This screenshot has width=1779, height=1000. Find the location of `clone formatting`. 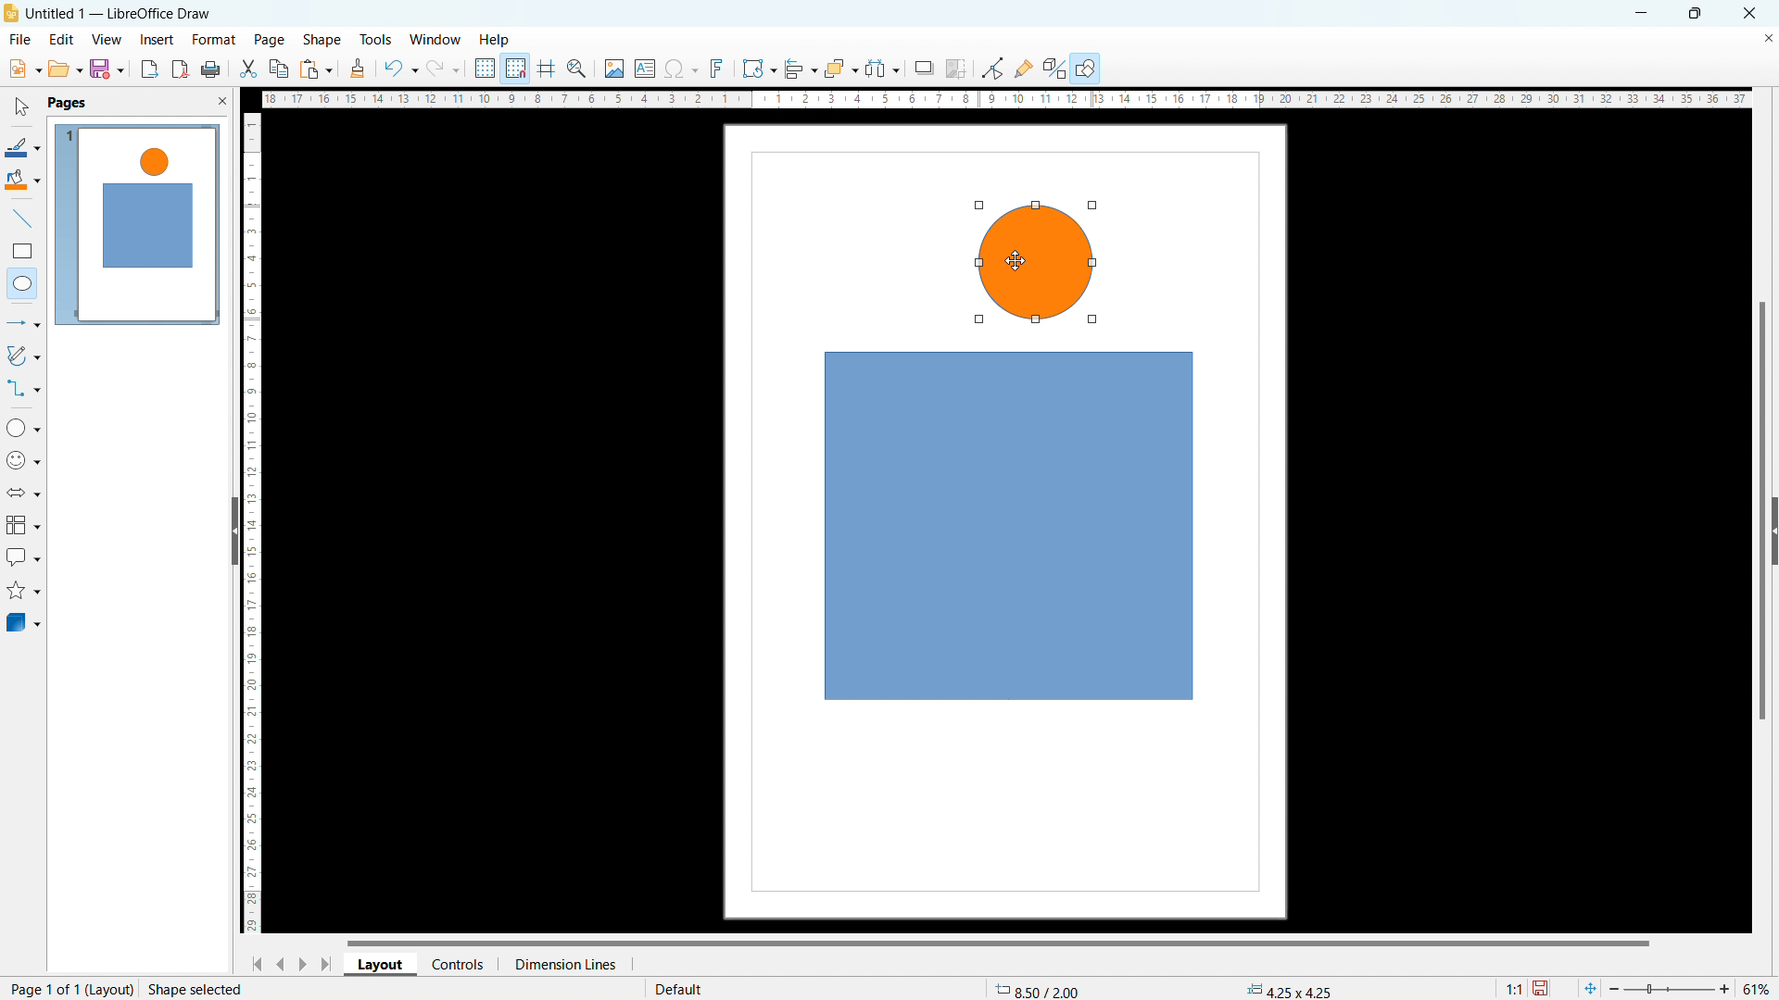

clone formatting is located at coordinates (358, 69).